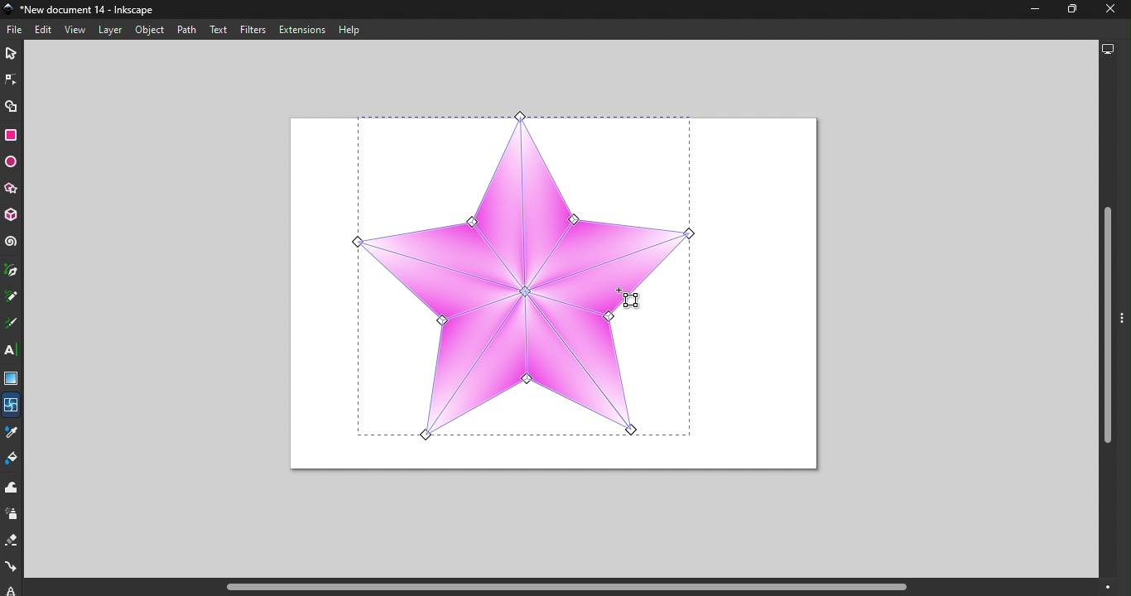  What do you see at coordinates (1110, 50) in the screenshot?
I see `Display options` at bounding box center [1110, 50].